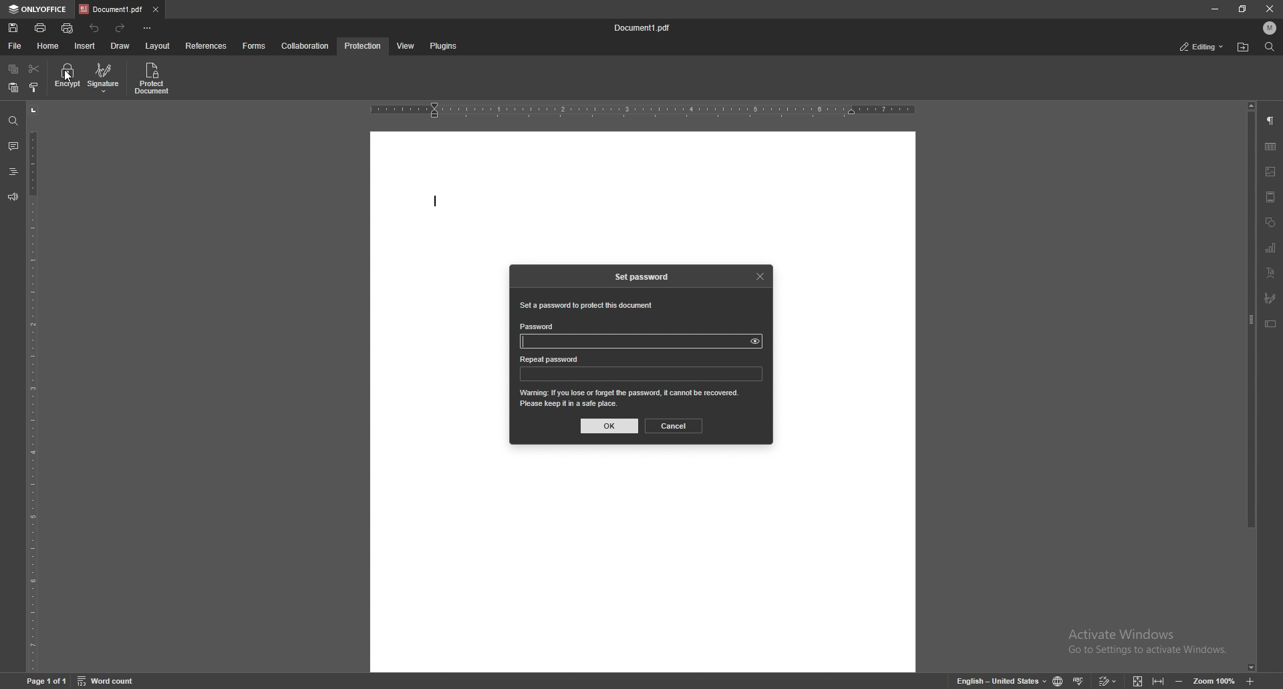 The image size is (1283, 689). Describe the element at coordinates (1181, 680) in the screenshot. I see `zoom out` at that location.